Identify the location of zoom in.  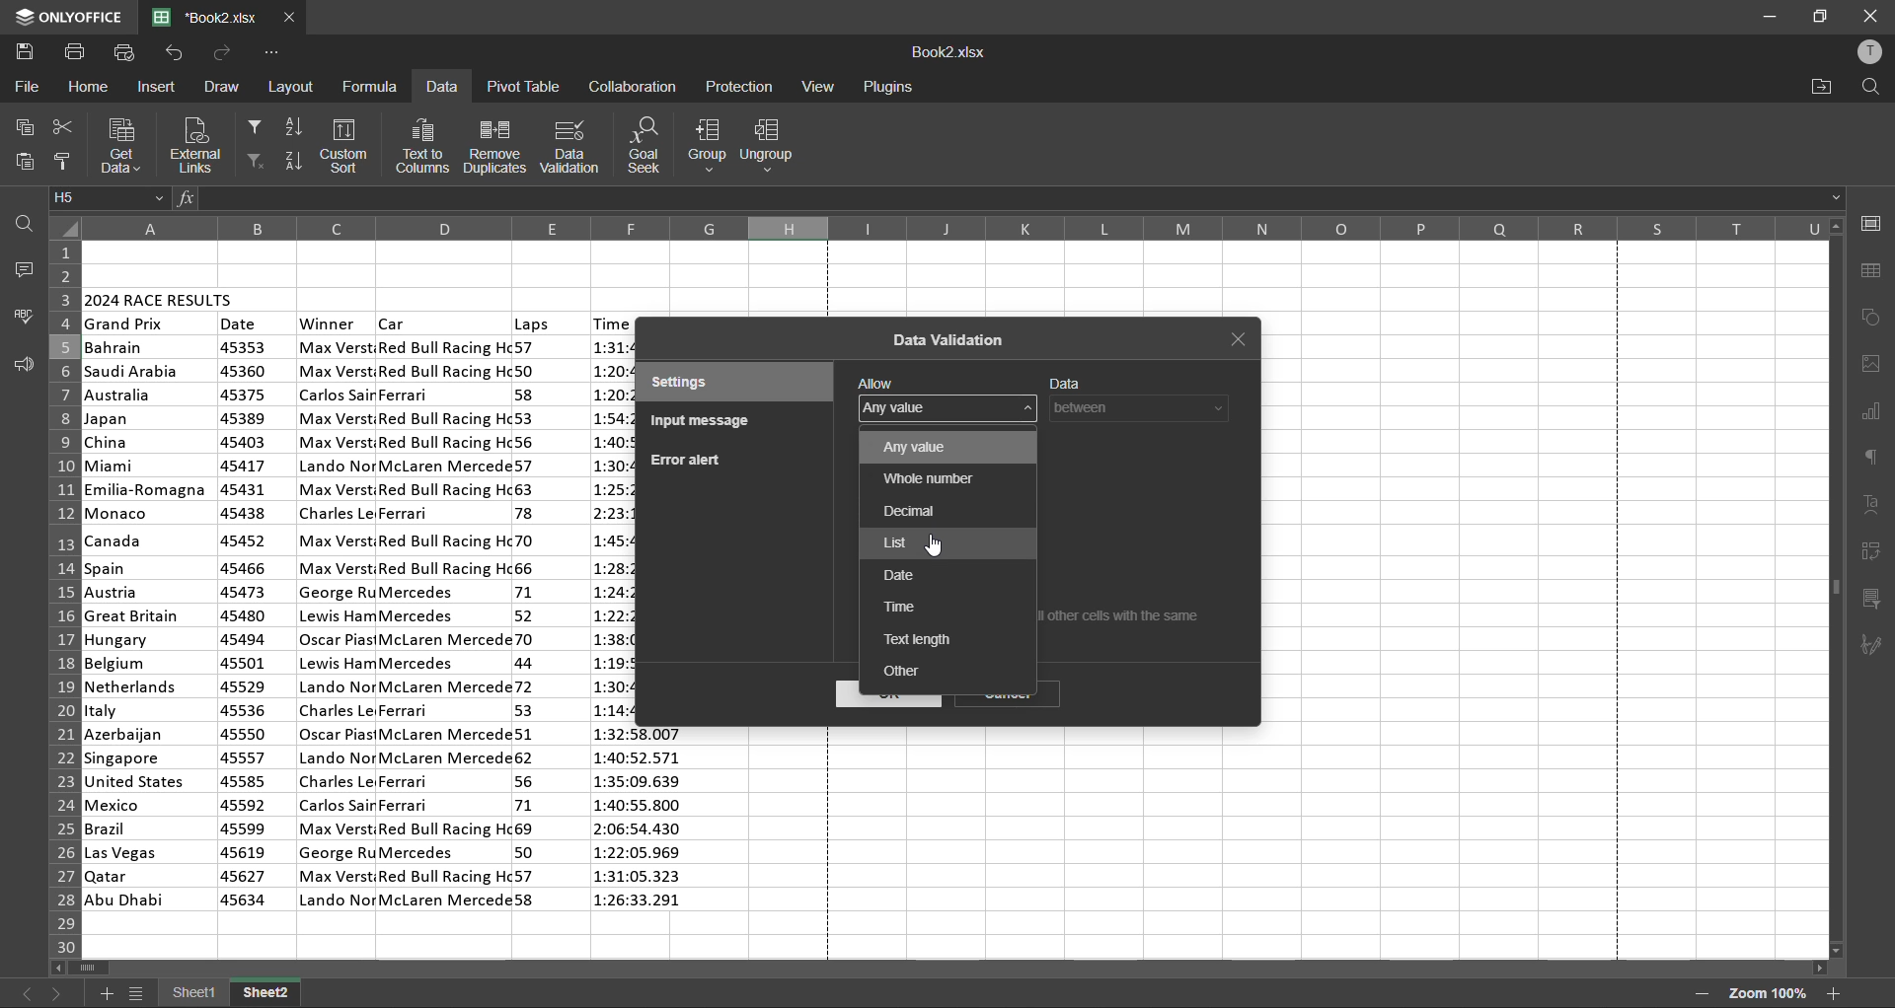
(1834, 993).